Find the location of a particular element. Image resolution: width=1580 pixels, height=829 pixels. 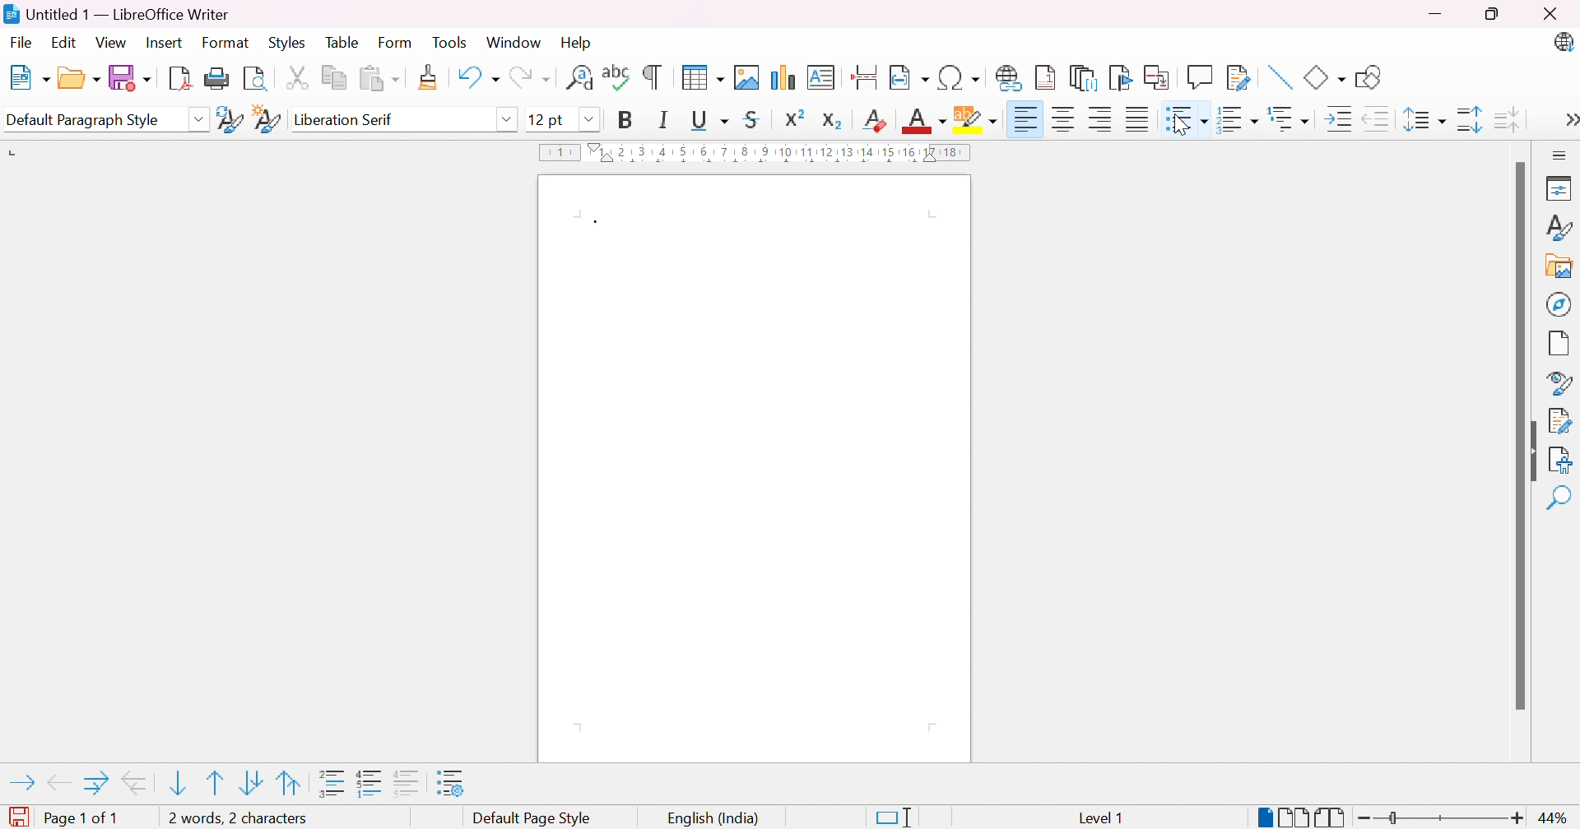

Drop down is located at coordinates (509, 118).